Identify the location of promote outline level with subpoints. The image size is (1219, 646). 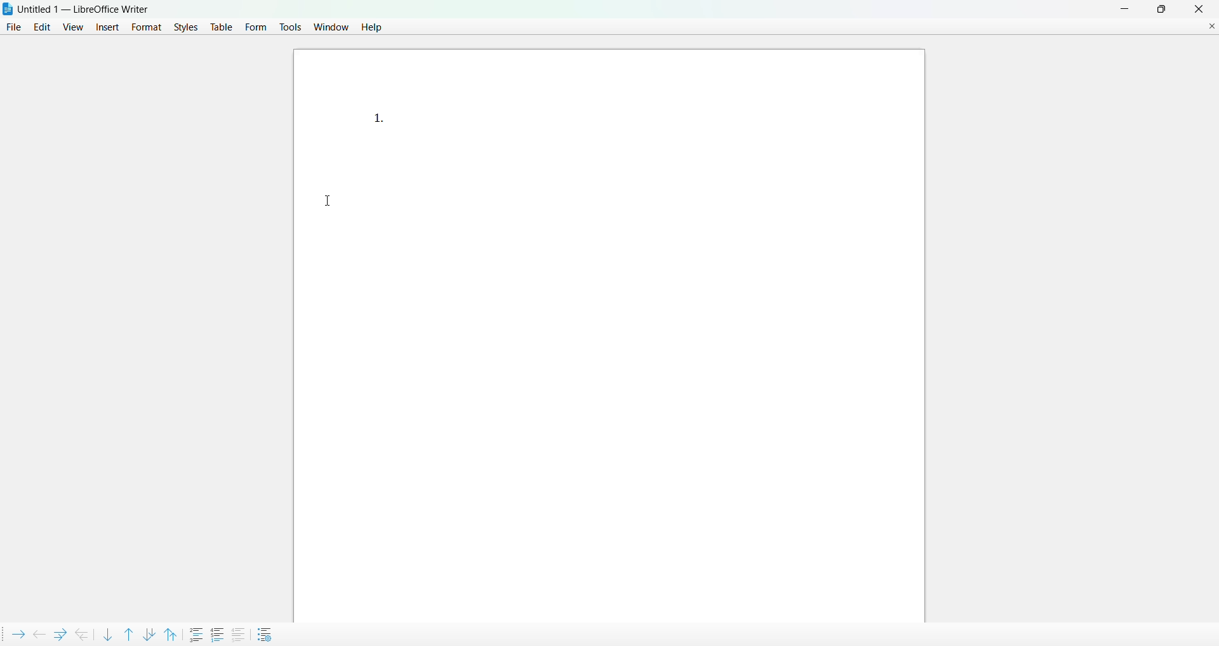
(83, 633).